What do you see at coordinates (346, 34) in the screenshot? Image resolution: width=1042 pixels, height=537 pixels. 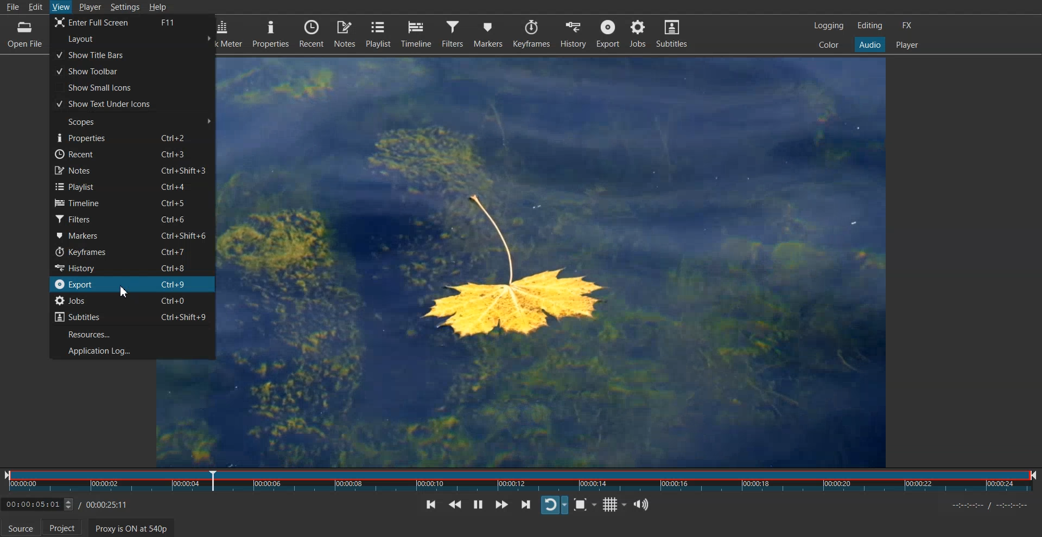 I see `Notes` at bounding box center [346, 34].